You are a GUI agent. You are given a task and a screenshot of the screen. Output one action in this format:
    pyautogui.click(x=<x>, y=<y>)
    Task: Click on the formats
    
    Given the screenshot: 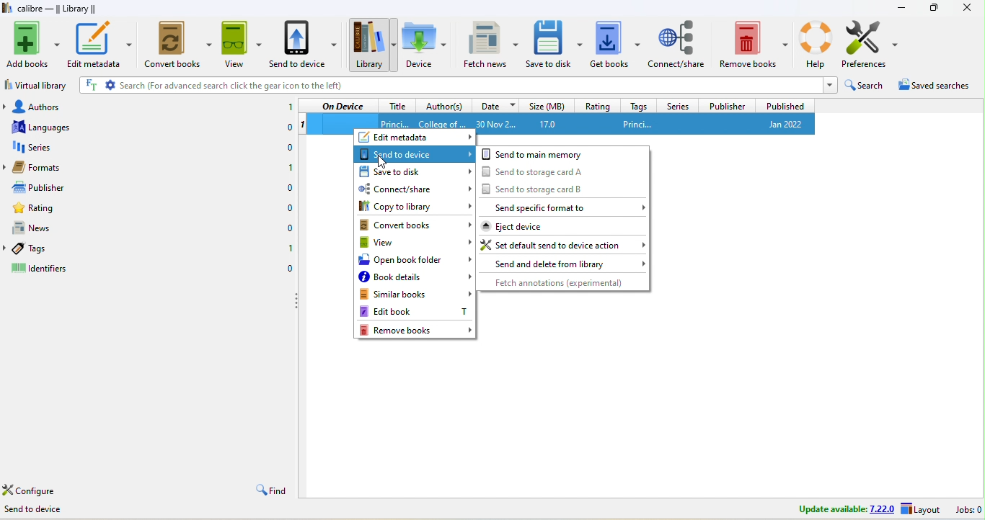 What is the action you would take?
    pyautogui.click(x=45, y=167)
    